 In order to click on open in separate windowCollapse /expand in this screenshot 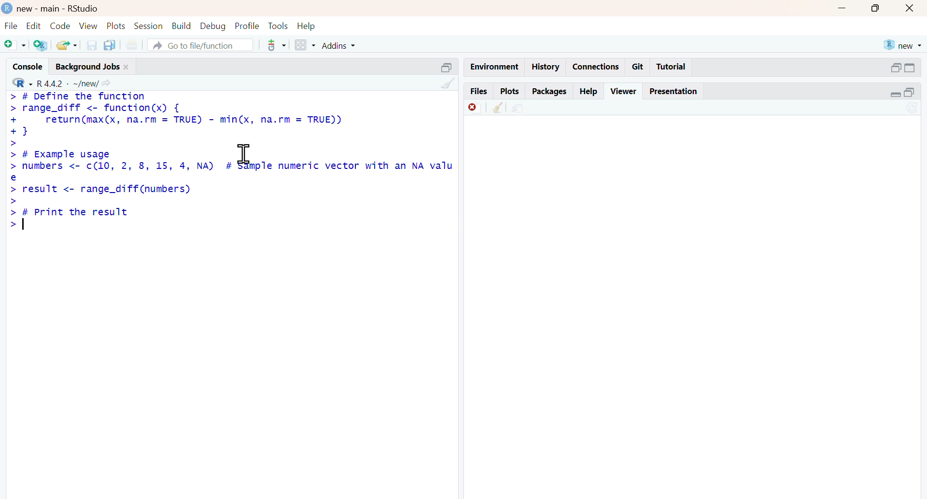, I will do `click(909, 68)`.